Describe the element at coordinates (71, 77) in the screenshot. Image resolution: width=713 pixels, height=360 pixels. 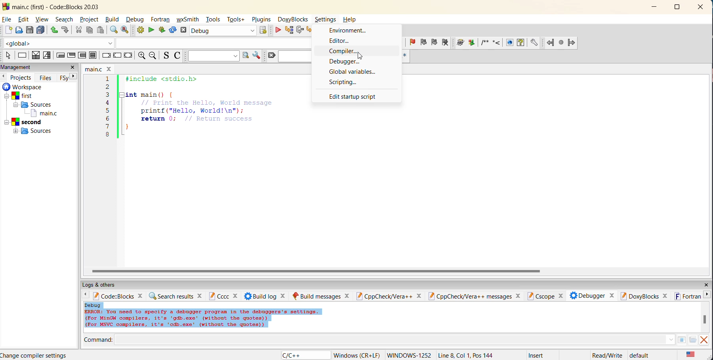
I see `next` at that location.